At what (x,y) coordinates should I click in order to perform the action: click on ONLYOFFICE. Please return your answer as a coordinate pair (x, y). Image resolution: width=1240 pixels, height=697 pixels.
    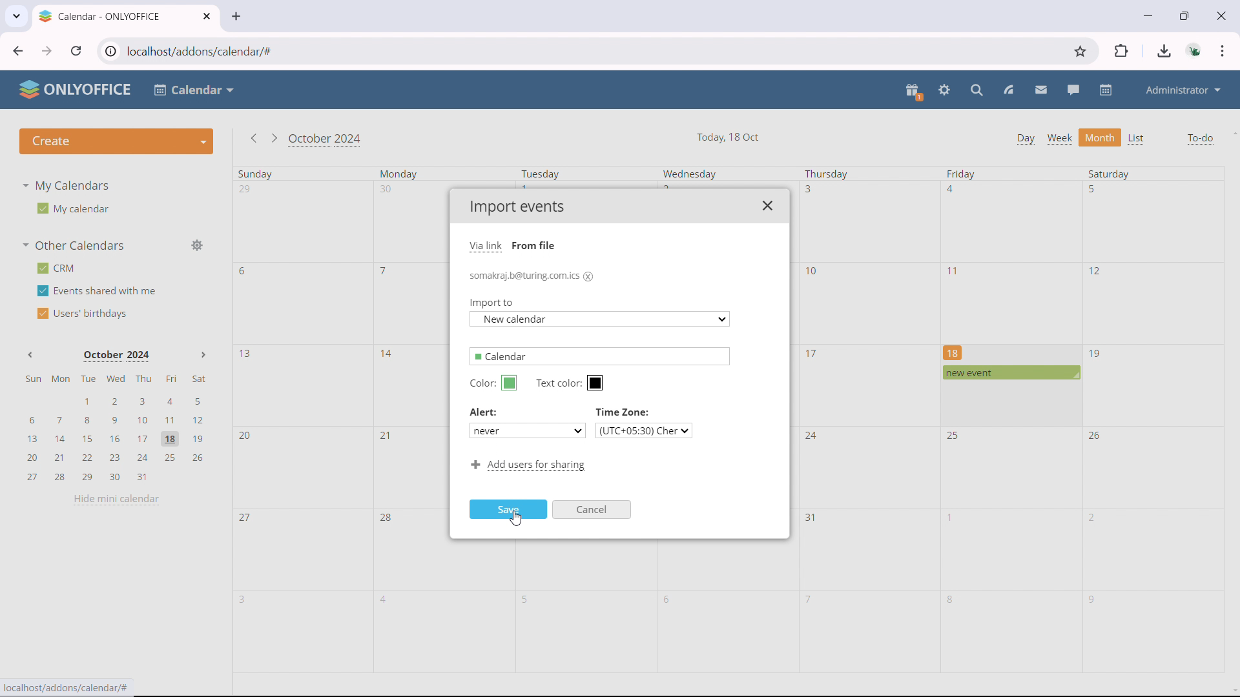
    Looking at the image, I should click on (76, 89).